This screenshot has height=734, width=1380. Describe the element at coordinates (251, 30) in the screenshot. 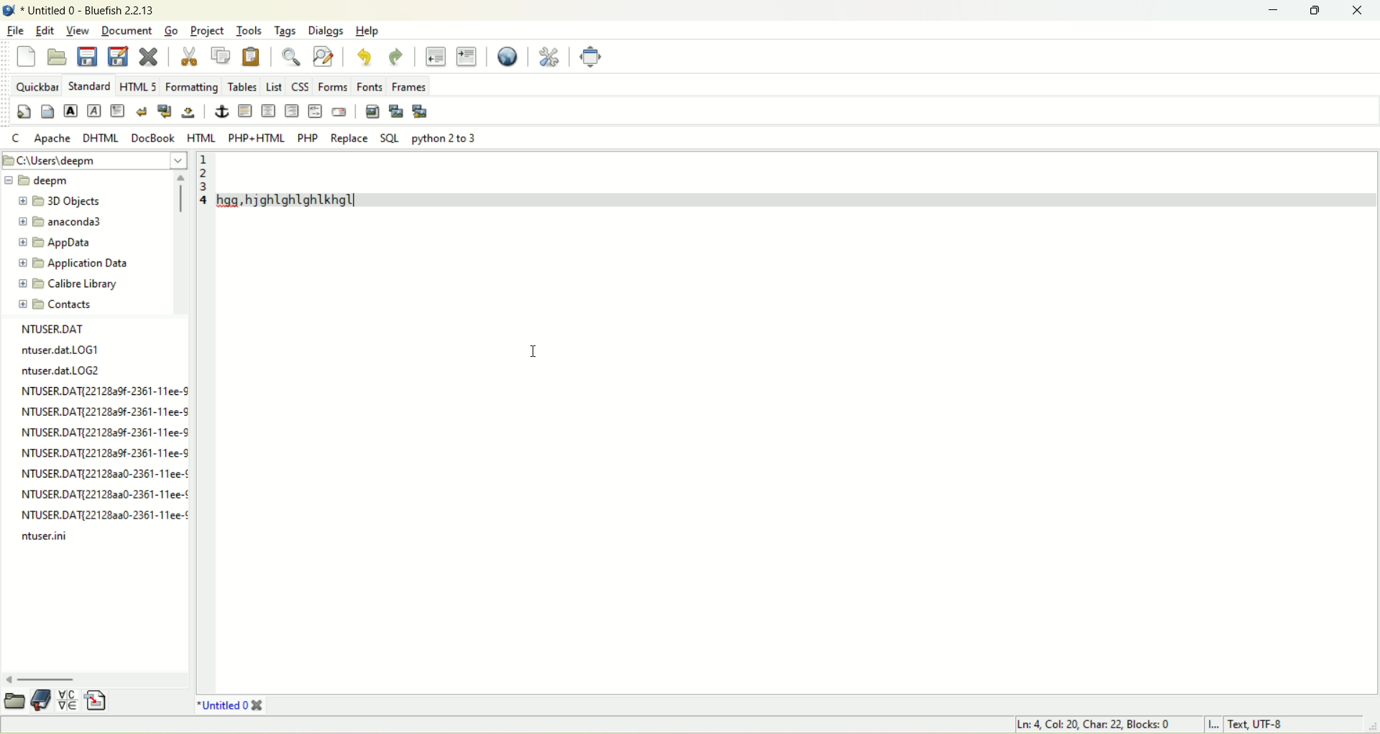

I see `tools` at that location.